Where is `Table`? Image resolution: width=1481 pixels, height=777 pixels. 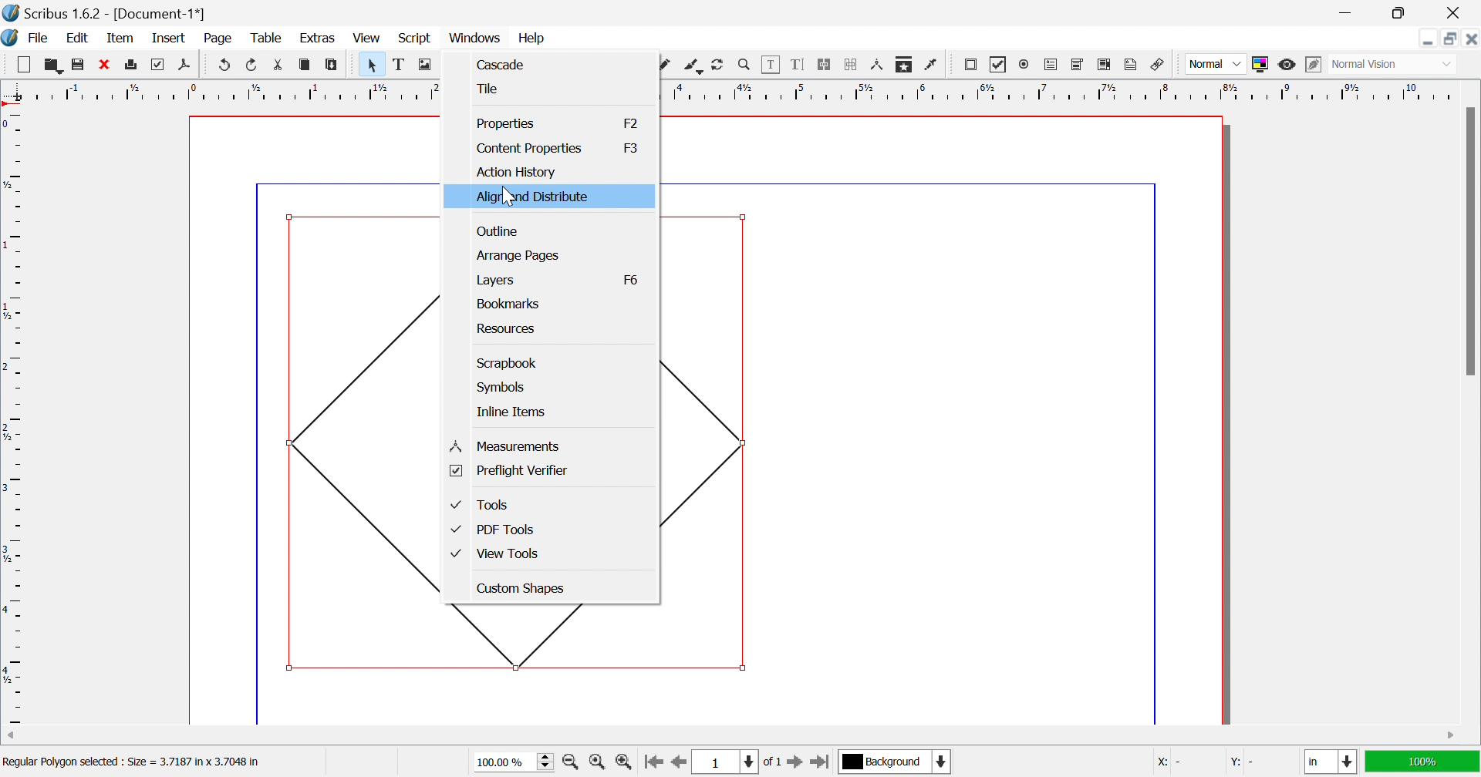 Table is located at coordinates (479, 66).